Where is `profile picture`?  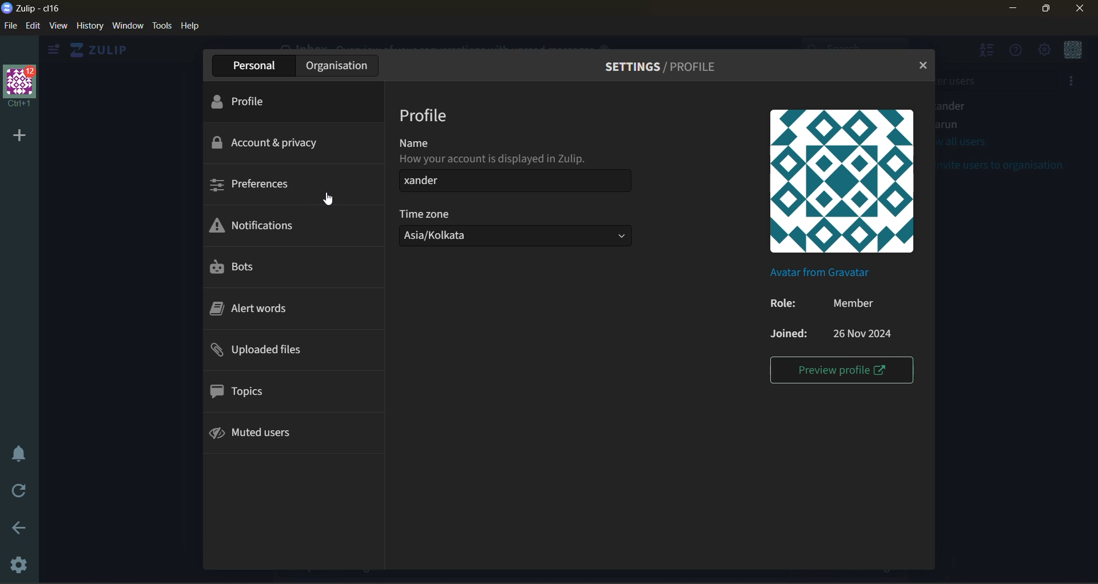 profile picture is located at coordinates (846, 184).